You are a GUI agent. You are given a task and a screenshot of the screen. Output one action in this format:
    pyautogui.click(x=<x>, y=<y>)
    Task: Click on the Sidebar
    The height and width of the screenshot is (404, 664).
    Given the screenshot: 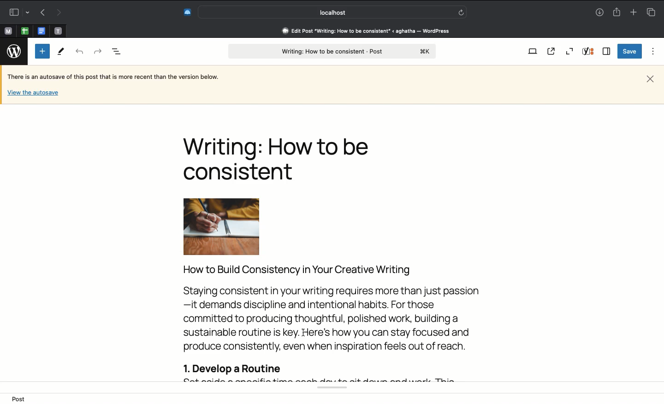 What is the action you would take?
    pyautogui.click(x=18, y=11)
    